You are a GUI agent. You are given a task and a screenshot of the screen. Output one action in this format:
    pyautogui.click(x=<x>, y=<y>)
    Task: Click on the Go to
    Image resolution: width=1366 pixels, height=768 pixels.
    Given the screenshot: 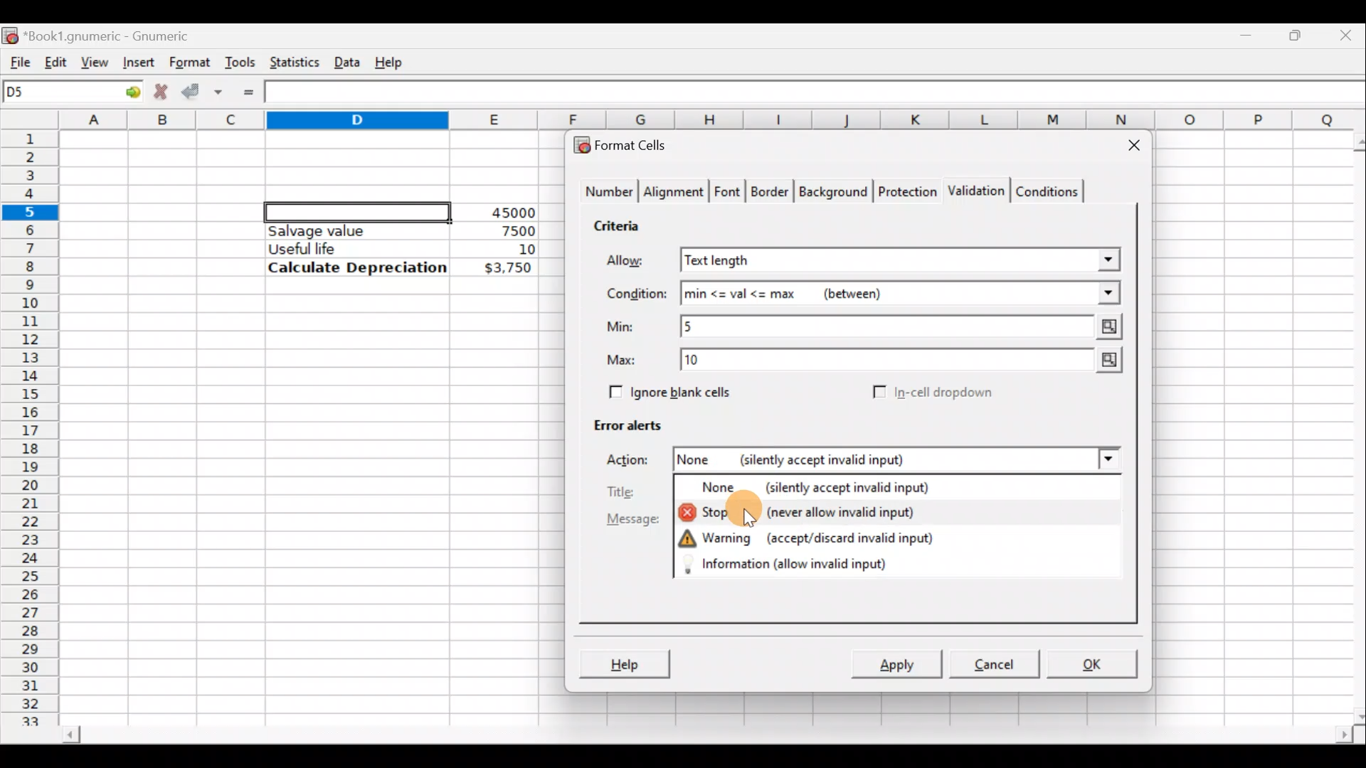 What is the action you would take?
    pyautogui.click(x=127, y=92)
    